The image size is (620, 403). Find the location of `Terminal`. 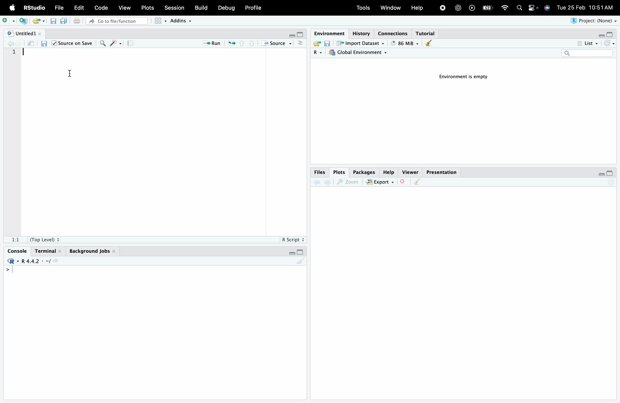

Terminal is located at coordinates (48, 249).